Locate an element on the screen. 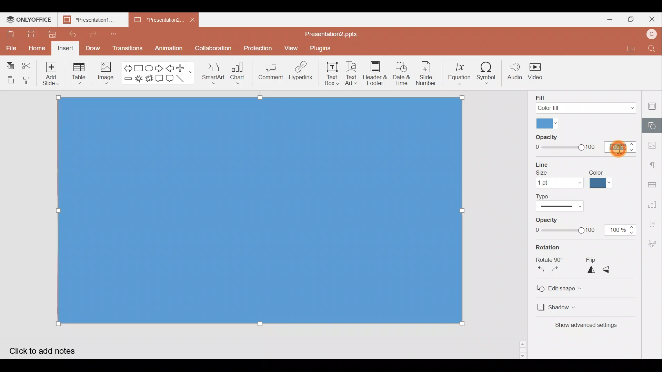 The width and height of the screenshot is (662, 372). Save is located at coordinates (11, 34).